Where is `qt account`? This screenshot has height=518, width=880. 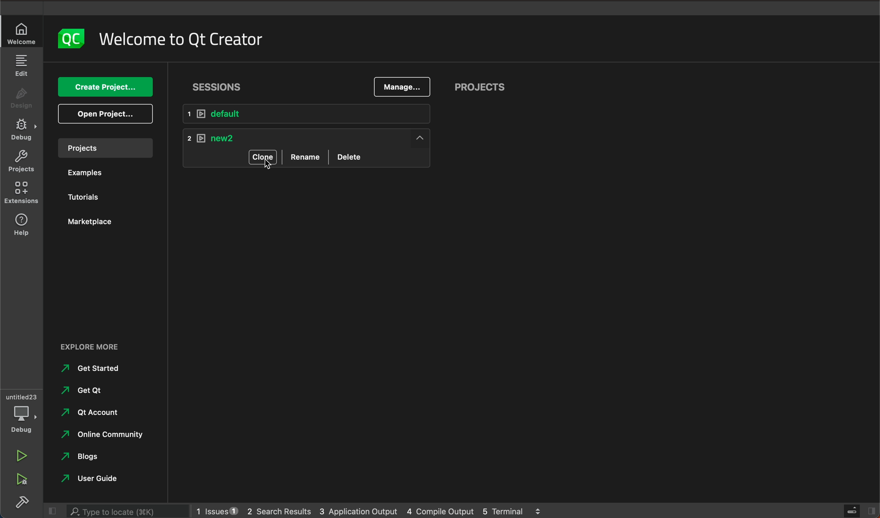
qt account is located at coordinates (94, 412).